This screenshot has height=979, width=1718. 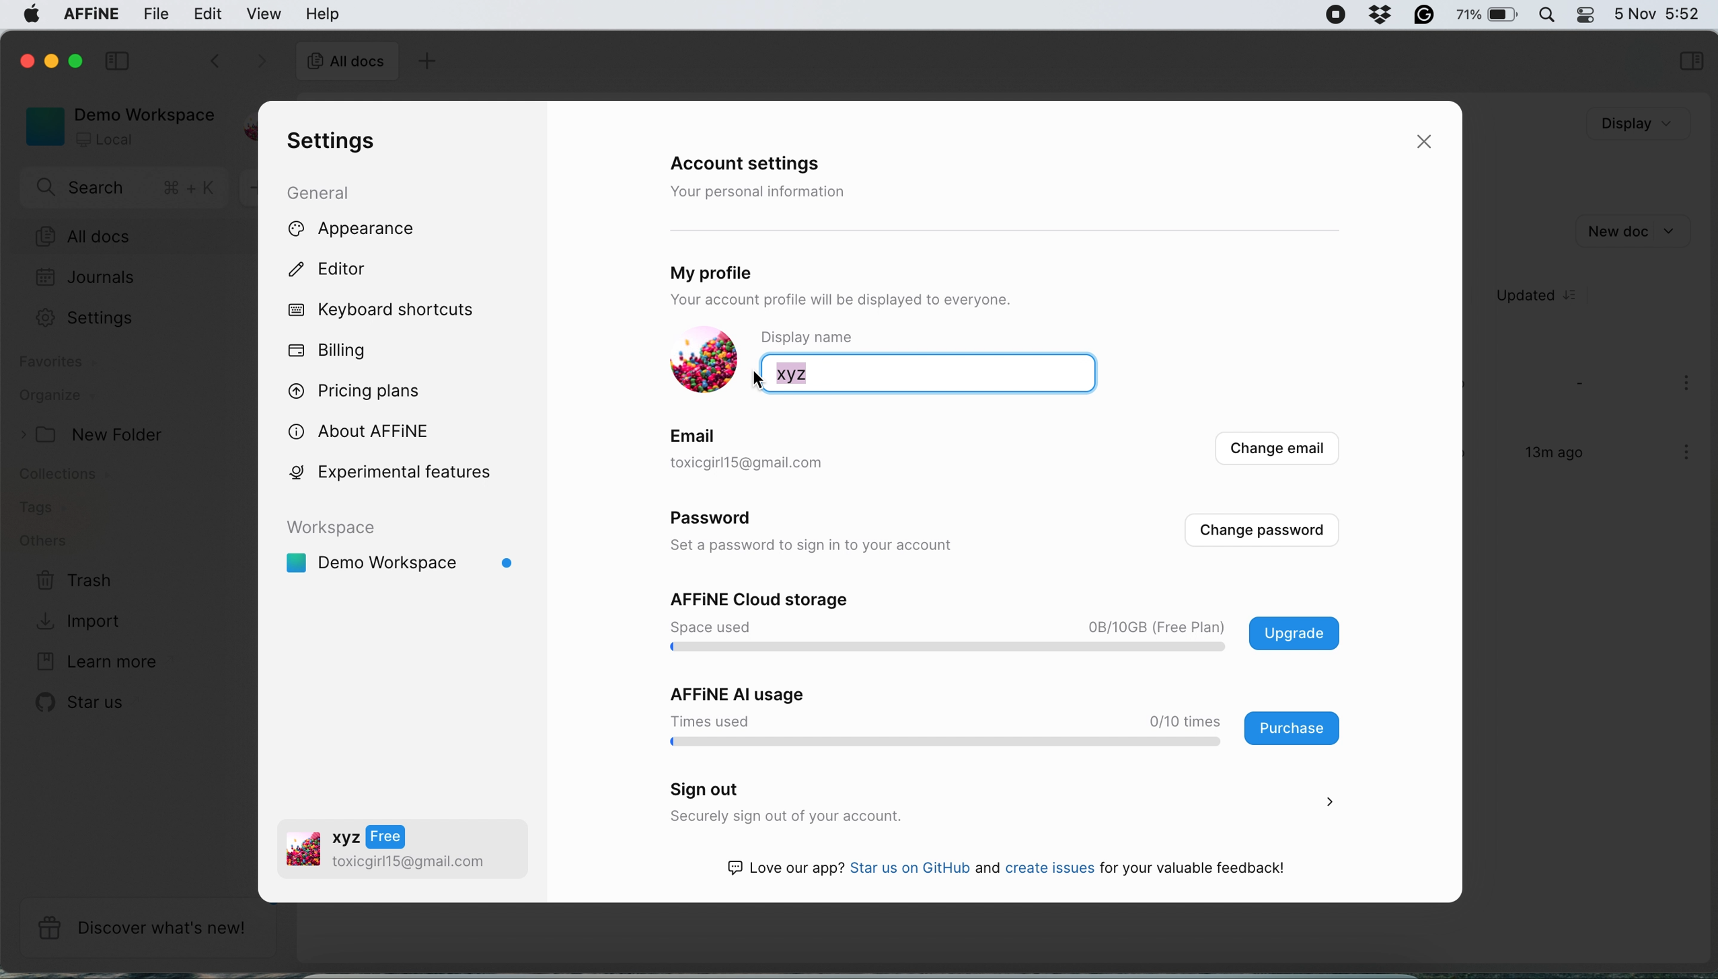 What do you see at coordinates (327, 142) in the screenshot?
I see `settings` at bounding box center [327, 142].